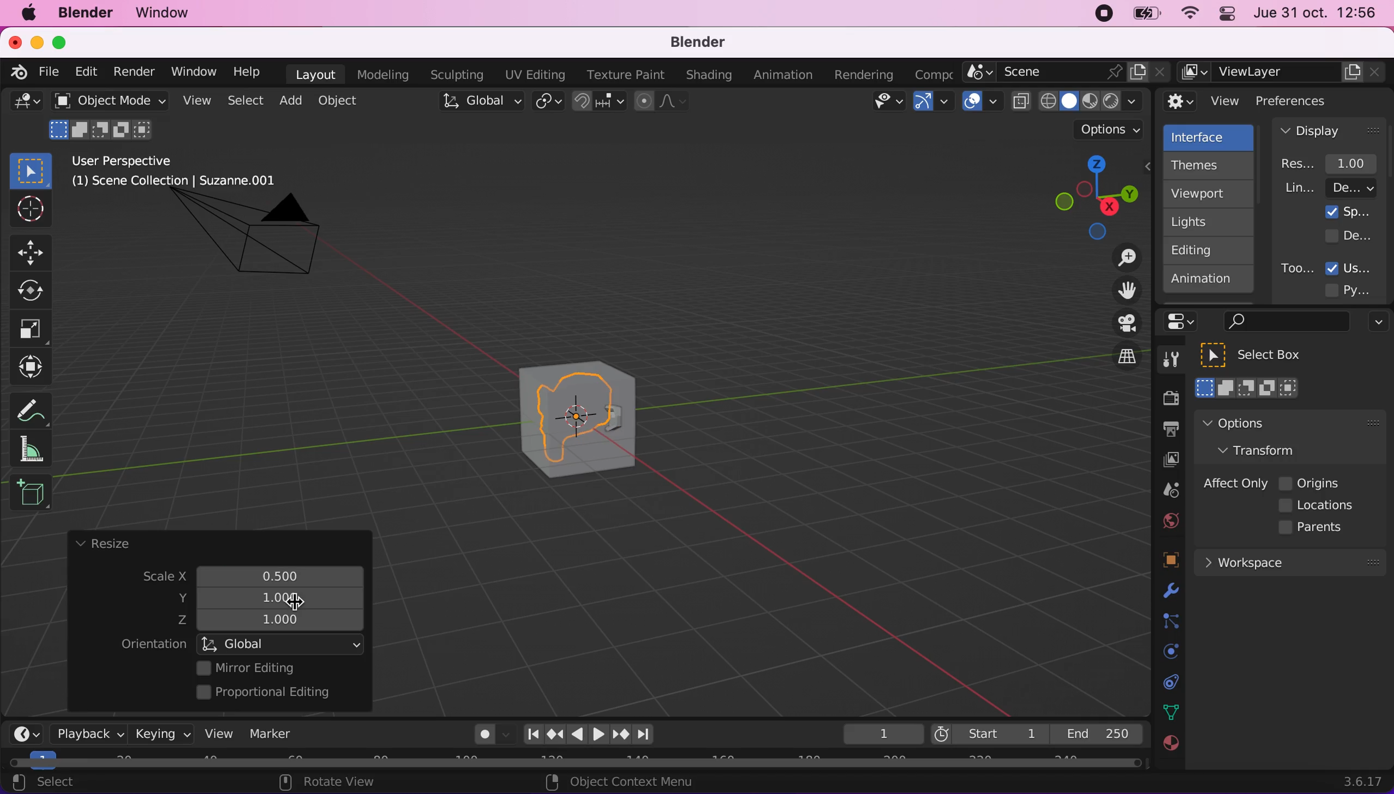 The image size is (1394, 794). Describe the element at coordinates (982, 102) in the screenshot. I see `overlays` at that location.